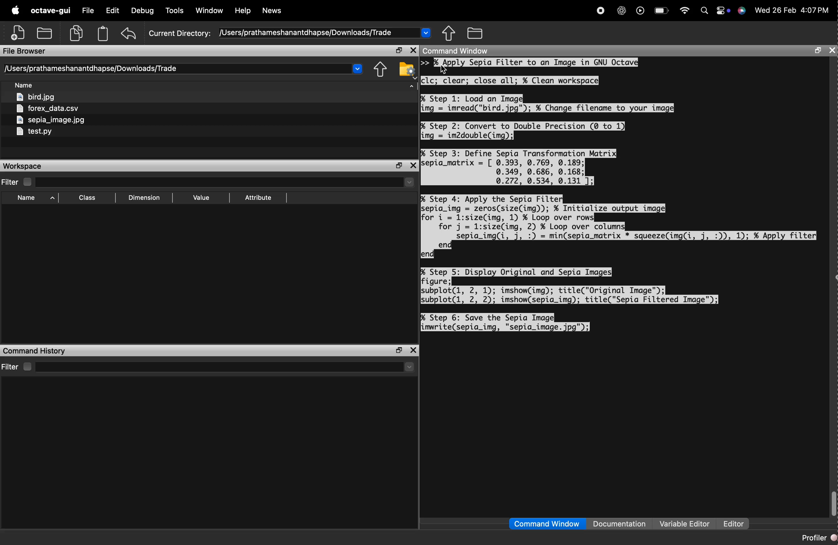  I want to click on search, so click(705, 11).